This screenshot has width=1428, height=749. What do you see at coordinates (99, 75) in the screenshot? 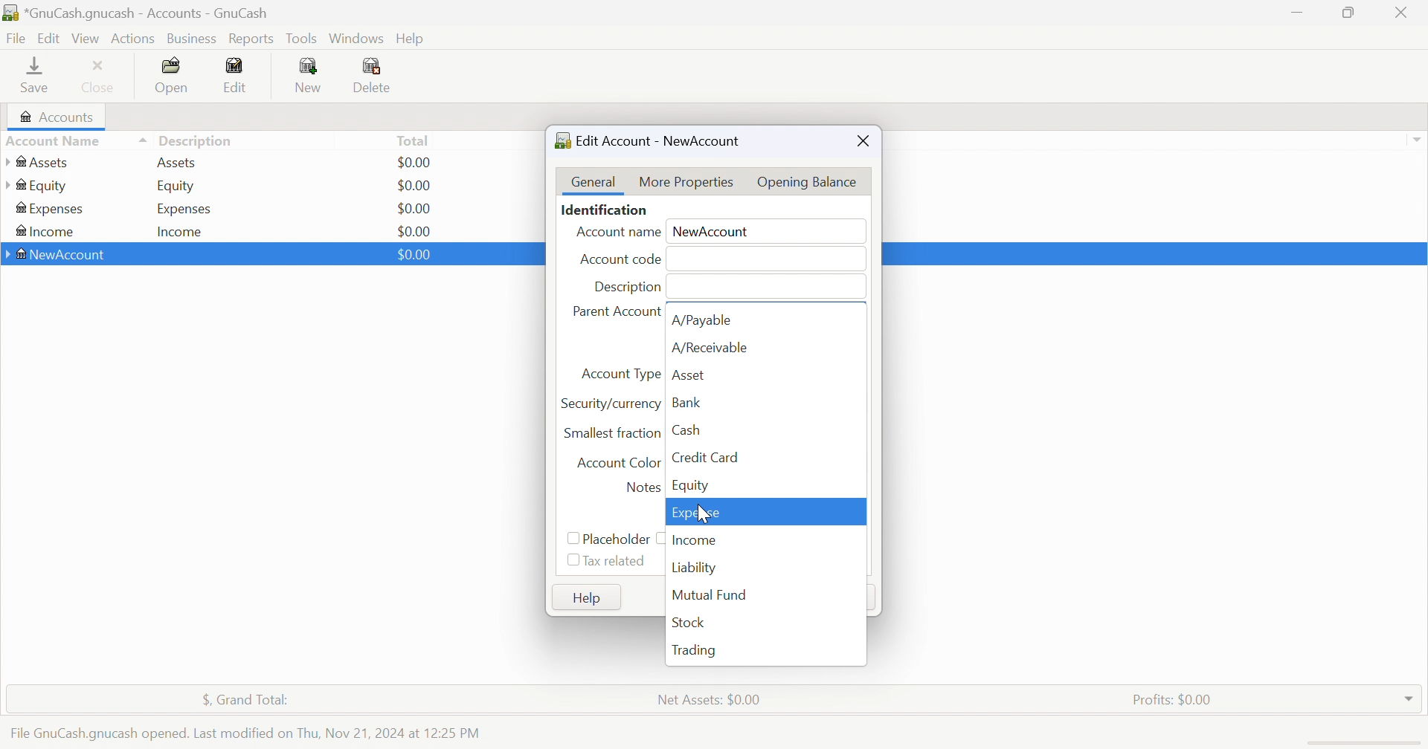
I see `Close` at bounding box center [99, 75].